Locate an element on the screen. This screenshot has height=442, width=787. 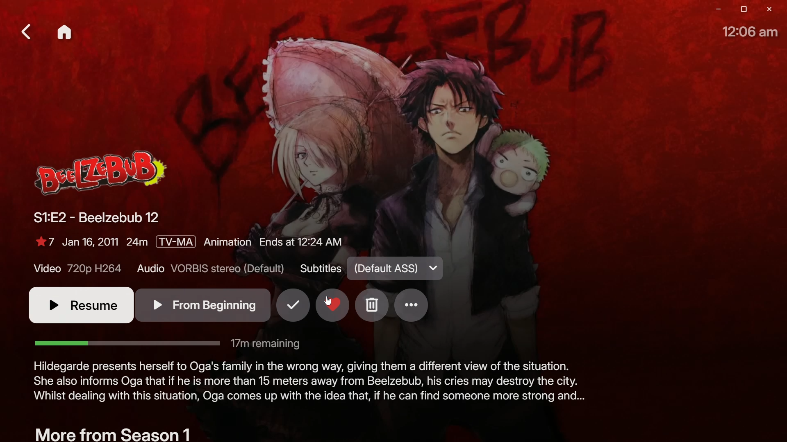
Resume is located at coordinates (75, 307).